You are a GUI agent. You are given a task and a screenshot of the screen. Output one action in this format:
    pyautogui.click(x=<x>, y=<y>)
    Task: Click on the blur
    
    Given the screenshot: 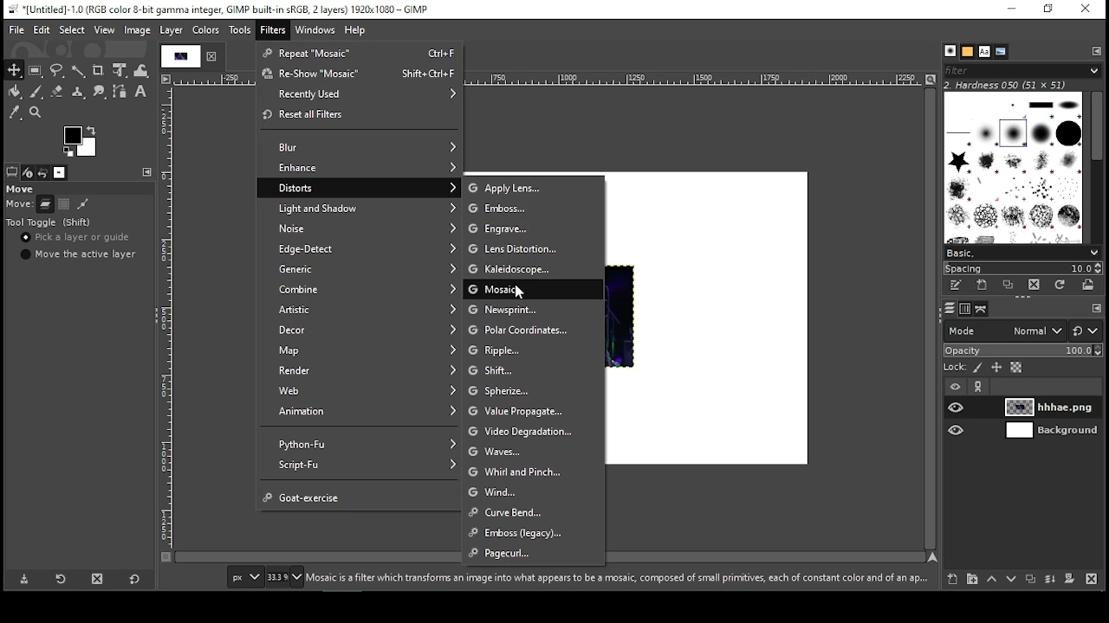 What is the action you would take?
    pyautogui.click(x=361, y=147)
    